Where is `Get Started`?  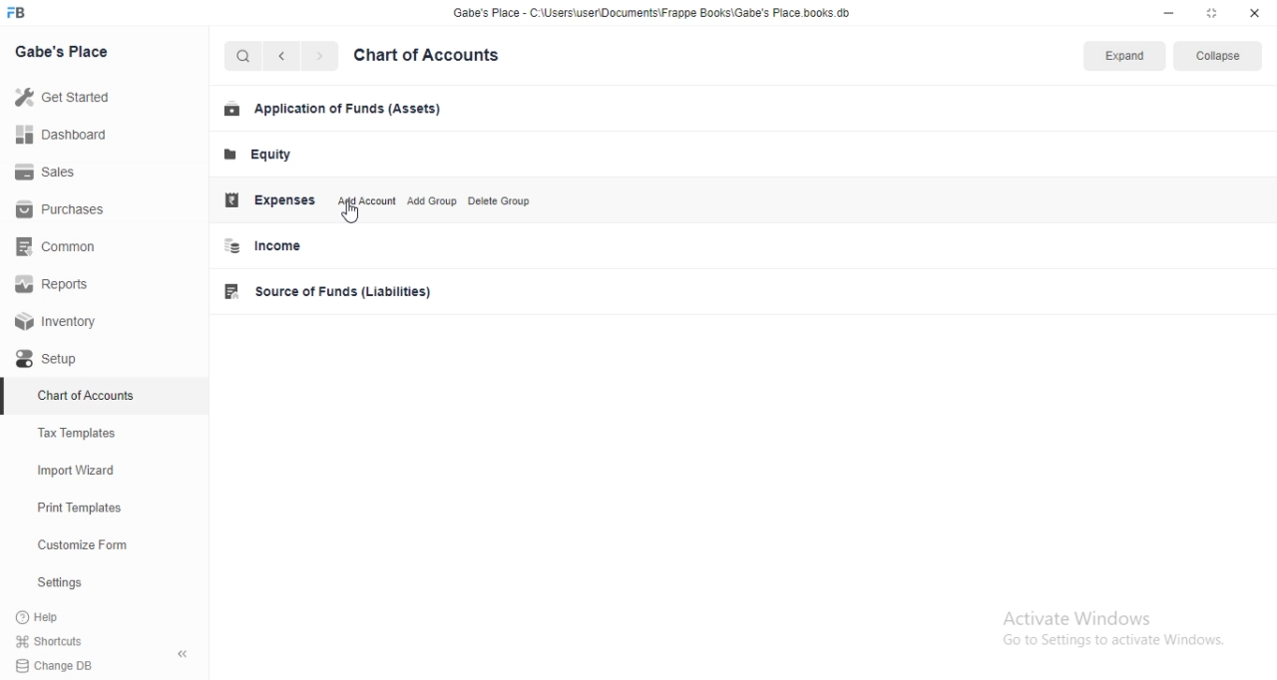 Get Started is located at coordinates (69, 96).